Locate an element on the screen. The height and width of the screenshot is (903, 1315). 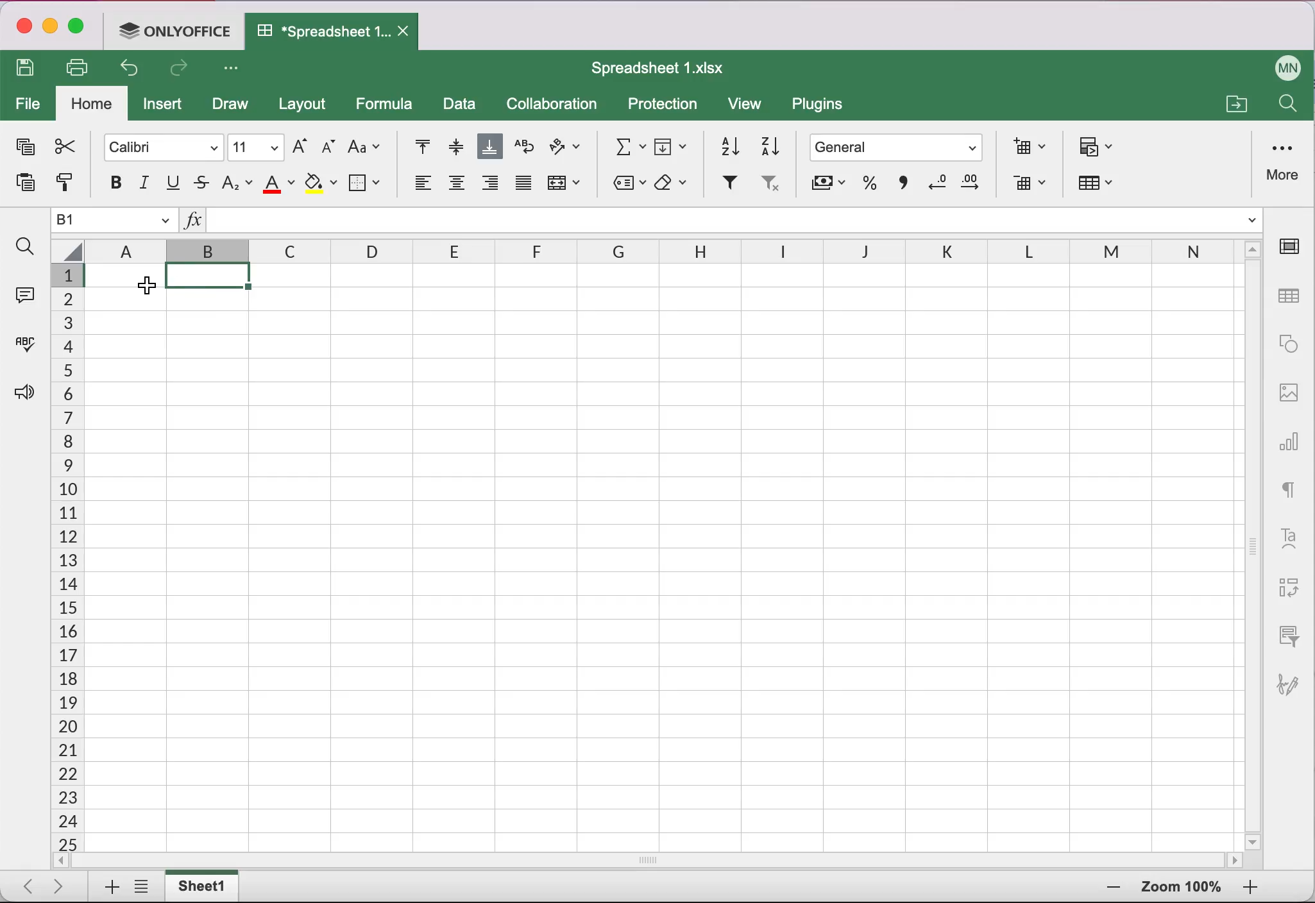
spell checking is located at coordinates (22, 349).